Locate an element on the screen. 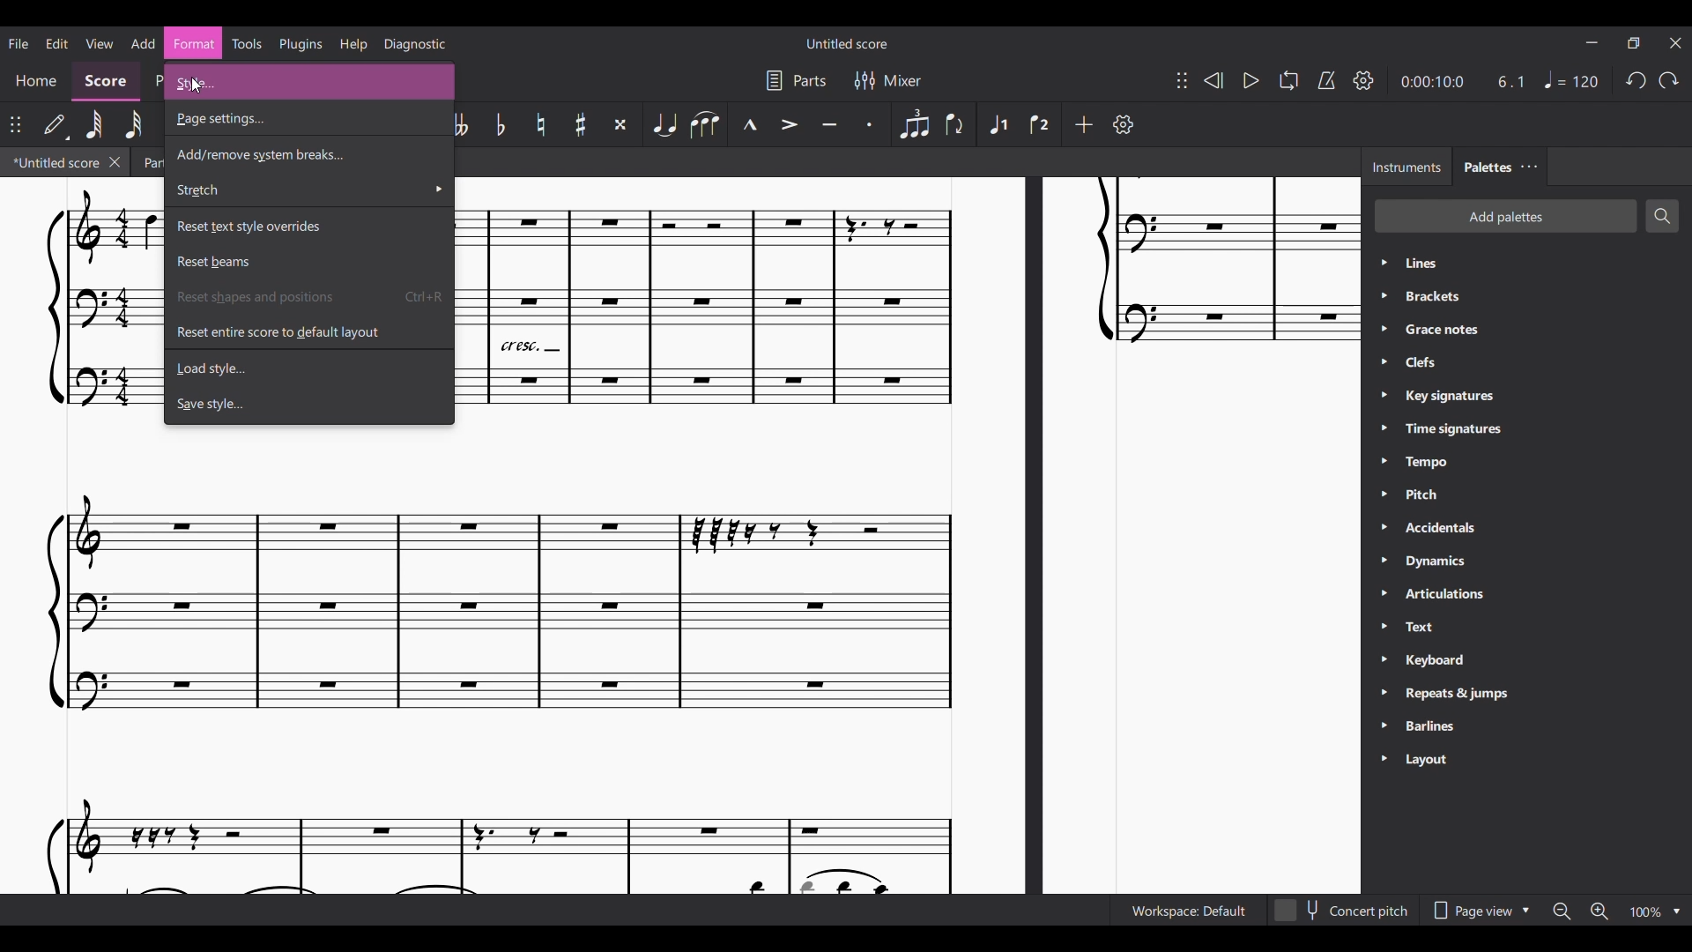 Image resolution: width=1692 pixels, height=952 pixels. 64th note is located at coordinates (94, 126).